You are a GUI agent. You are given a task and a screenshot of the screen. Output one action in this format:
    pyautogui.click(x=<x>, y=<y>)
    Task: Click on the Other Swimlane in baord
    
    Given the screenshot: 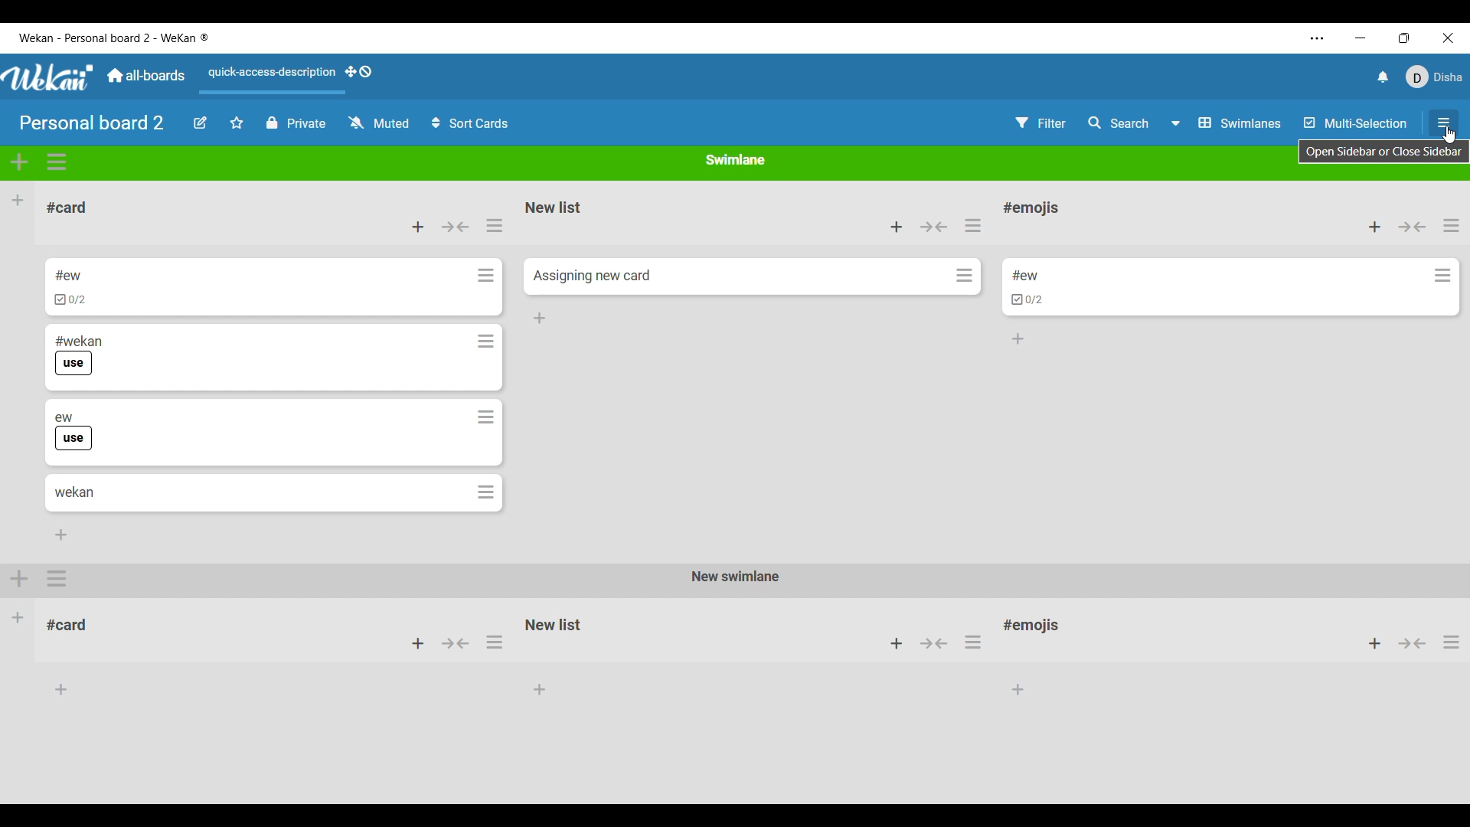 What is the action you would take?
    pyautogui.click(x=733, y=633)
    